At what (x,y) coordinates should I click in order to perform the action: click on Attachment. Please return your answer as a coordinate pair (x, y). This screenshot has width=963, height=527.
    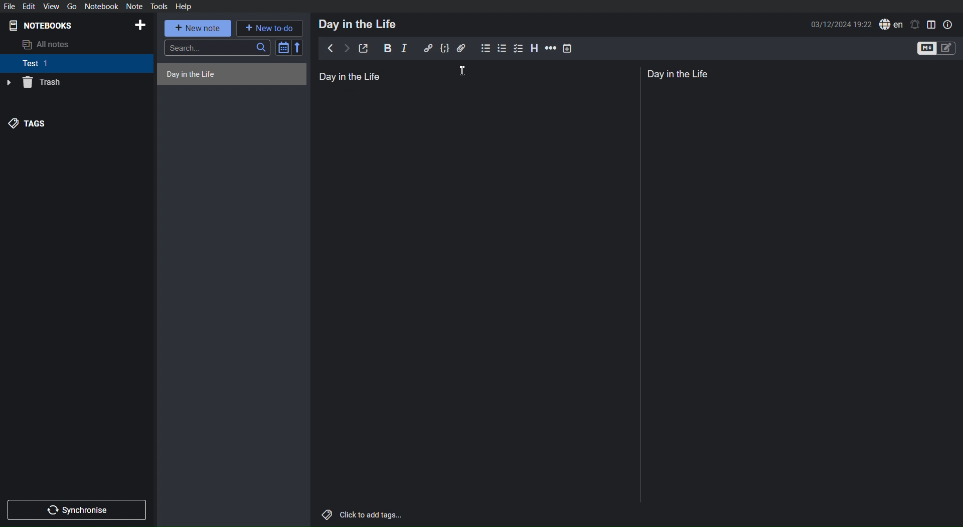
    Looking at the image, I should click on (461, 48).